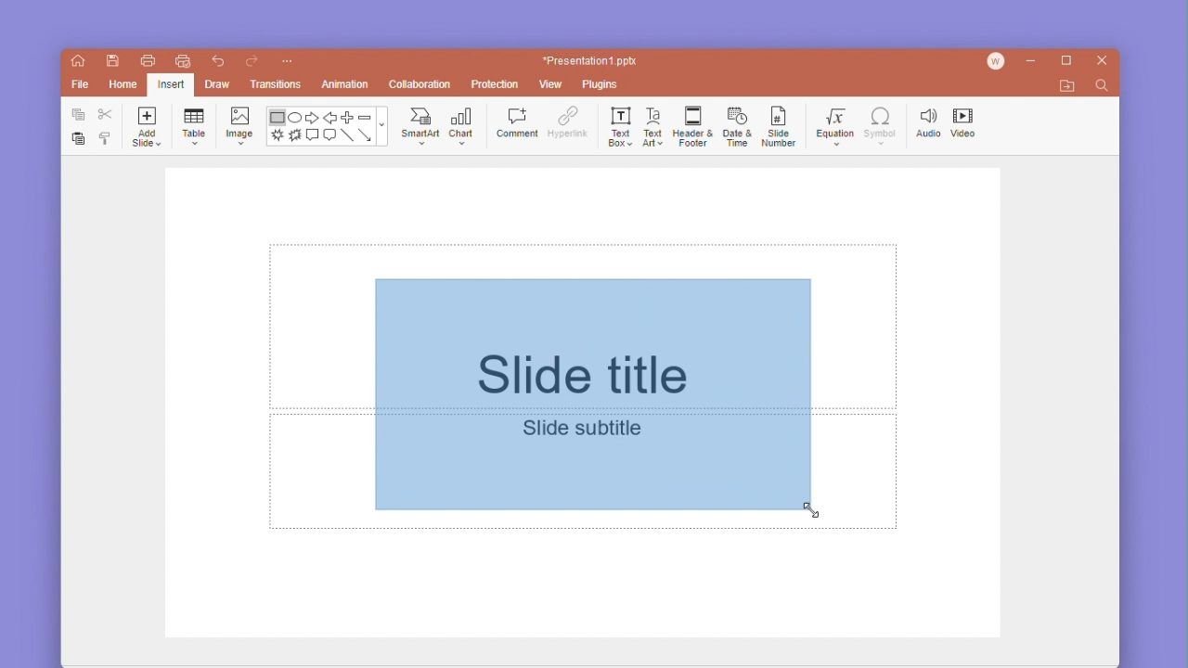  What do you see at coordinates (312, 116) in the screenshot?
I see `forward arrow` at bounding box center [312, 116].